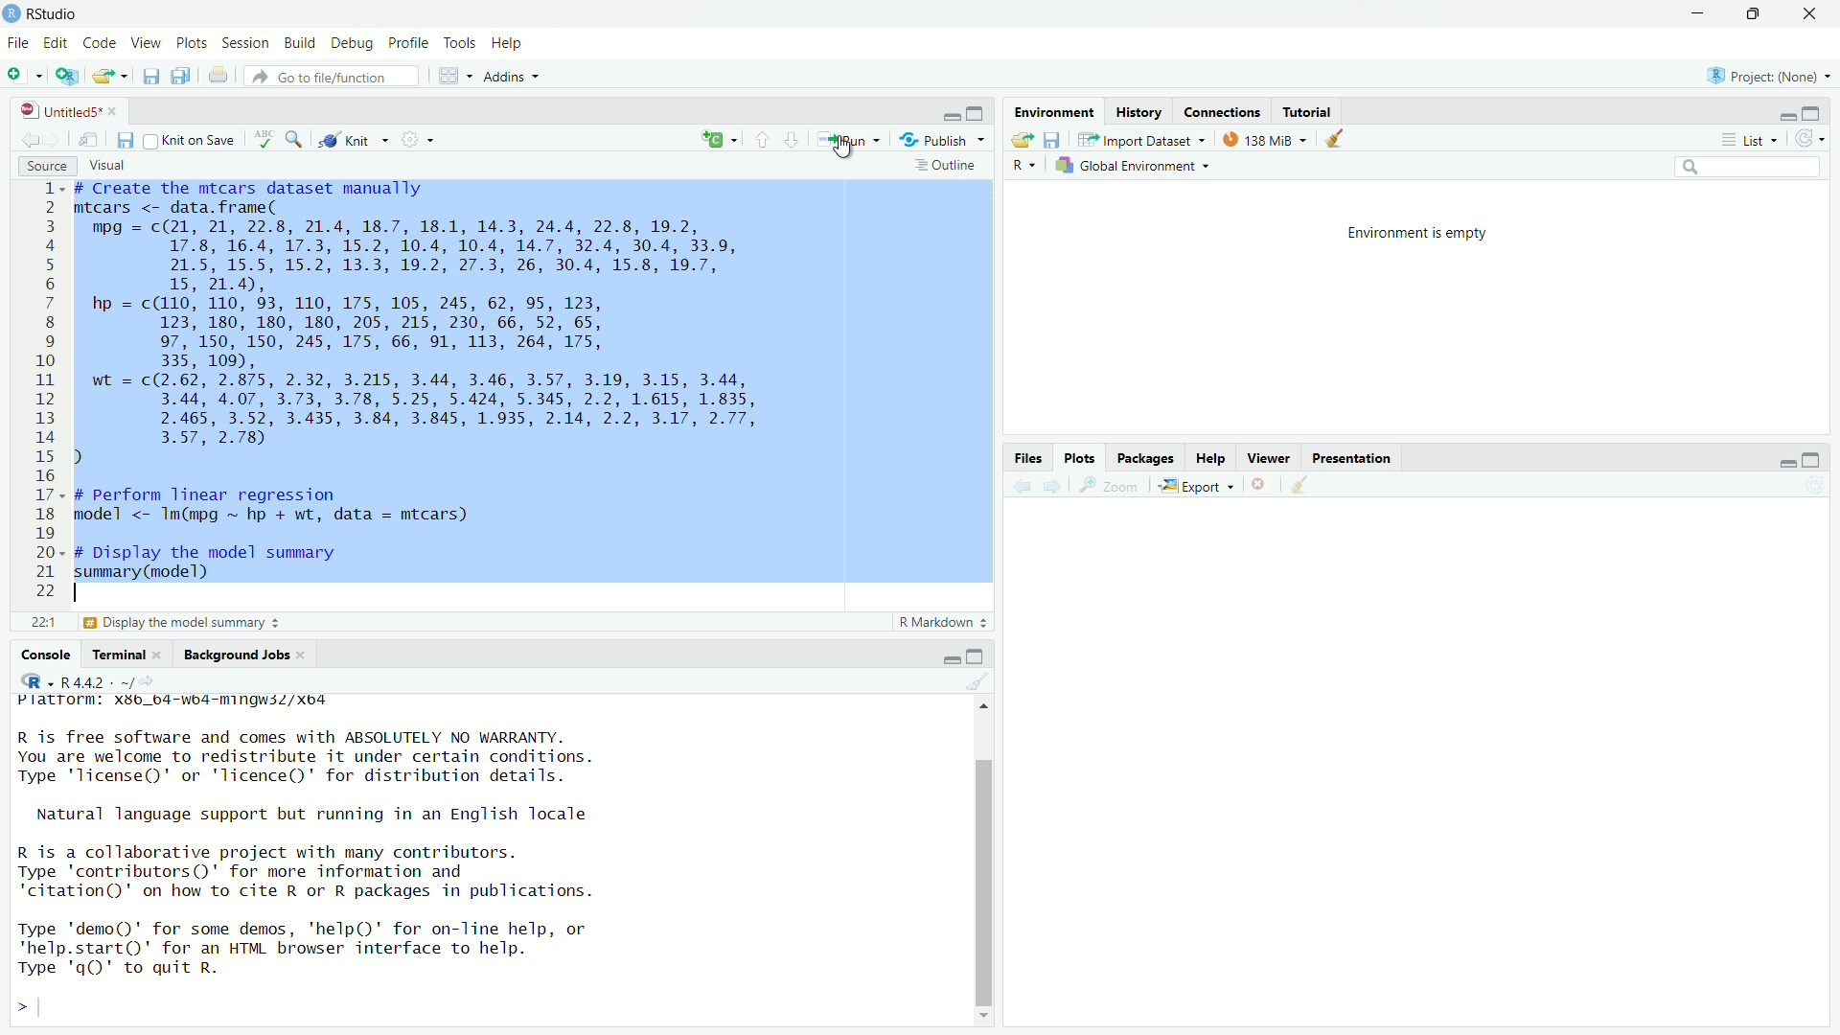 The width and height of the screenshot is (1840, 1035). Describe the element at coordinates (416, 383) in the screenshot. I see `# Create the mtcars dataset manually
mtcars <- data. frame(
mpg = c(21, 21, 22.8, 21.4, 18.7, 18.1, 14.3, 24.4, 22.8, 19.2,
17.8, 16.4, 17.3, 15.2, 10.4, 10.4, 14.7, 32.4, 30.4, 33.9,
21.5, 15.5, 15.2, 13.3, 19.2, 27.3, 26, 30.4, 15.8, 19.7,
15, 21.4),
hp = c(110, 110, 93, 110, 175, 105, 245, 62, 95, 123,
123, 180, 180, 180, 205, 215, 230, 66, 52, 65,
97, 150, 150, 245, 175, 66, 91, 113, 264, 175,
335, 109),
wt = c(2.62, 2.875, 2.32, 3.215, 3.44, 3.46, 3.57, 3.19, 3.15, 3.44,
3.44, 4.07, 3.73, 3.78, 5.25, 5.424, 5.345, 2.2, 1.615, 1.835,
2.465, 3.52, 3.435, 3.84, 3.845, 1.935, 2.14, 2.2, 3.17, 2.77,
3.57, 2.78)
) I
# perform linear regression
model <- Im(mpg ~ hp + wt, data = mtcars)
# Display the model summary
summary (model)` at that location.